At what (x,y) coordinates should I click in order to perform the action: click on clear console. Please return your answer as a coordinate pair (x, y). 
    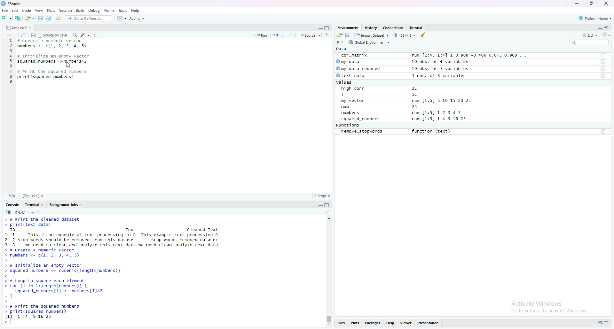
    Looking at the image, I should click on (327, 212).